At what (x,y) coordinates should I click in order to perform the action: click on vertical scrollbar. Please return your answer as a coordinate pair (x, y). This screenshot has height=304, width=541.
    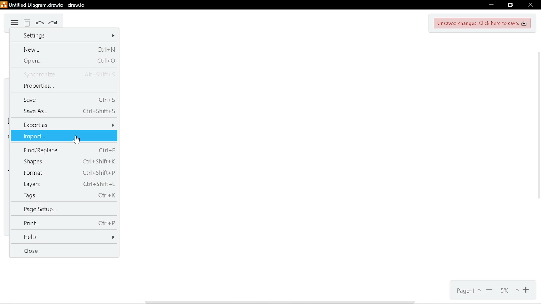
    Looking at the image, I should click on (538, 125).